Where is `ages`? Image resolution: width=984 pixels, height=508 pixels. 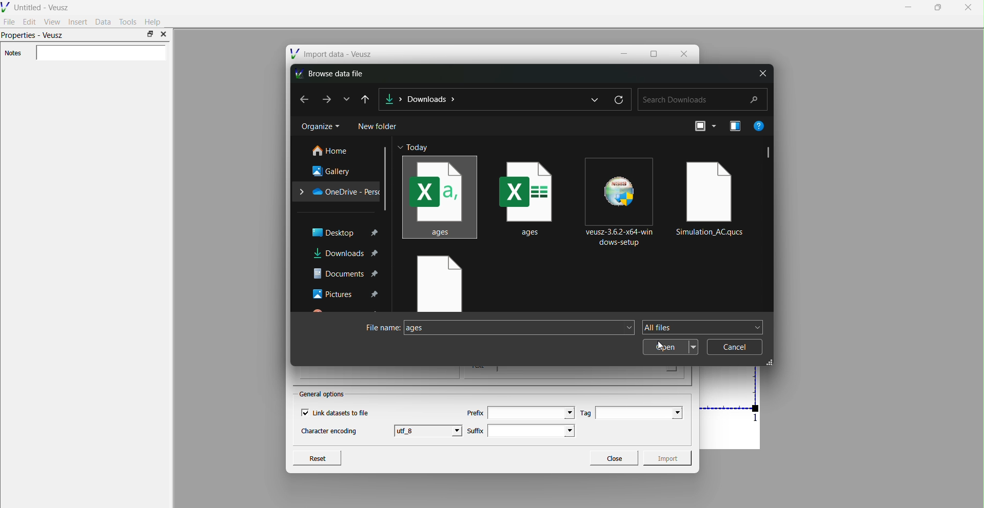
ages is located at coordinates (519, 328).